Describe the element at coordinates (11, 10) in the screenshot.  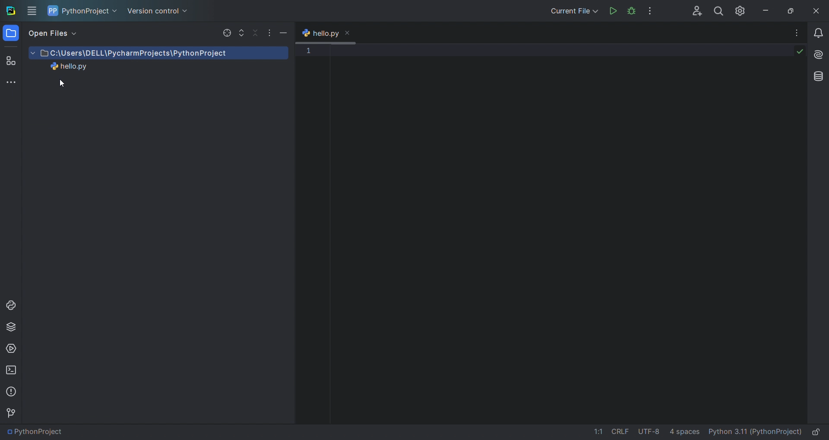
I see `logo` at that location.